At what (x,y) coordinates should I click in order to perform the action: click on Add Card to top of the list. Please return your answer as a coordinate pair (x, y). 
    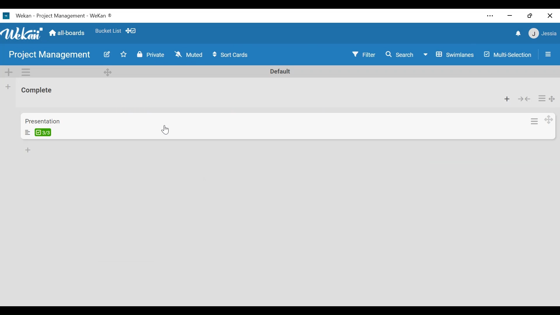
    Looking at the image, I should click on (507, 100).